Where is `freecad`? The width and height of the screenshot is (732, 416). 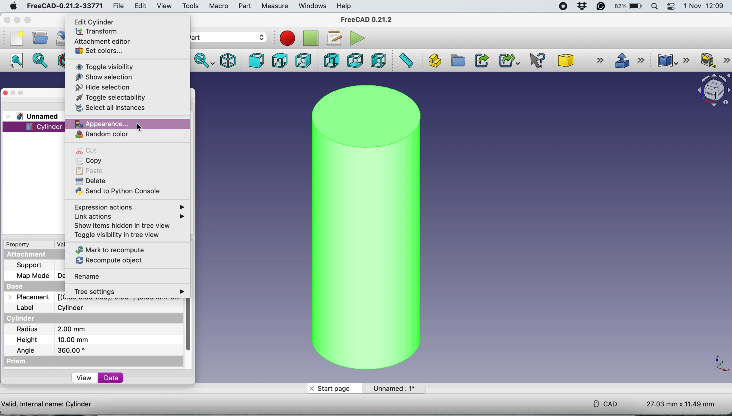
freecad is located at coordinates (367, 18).